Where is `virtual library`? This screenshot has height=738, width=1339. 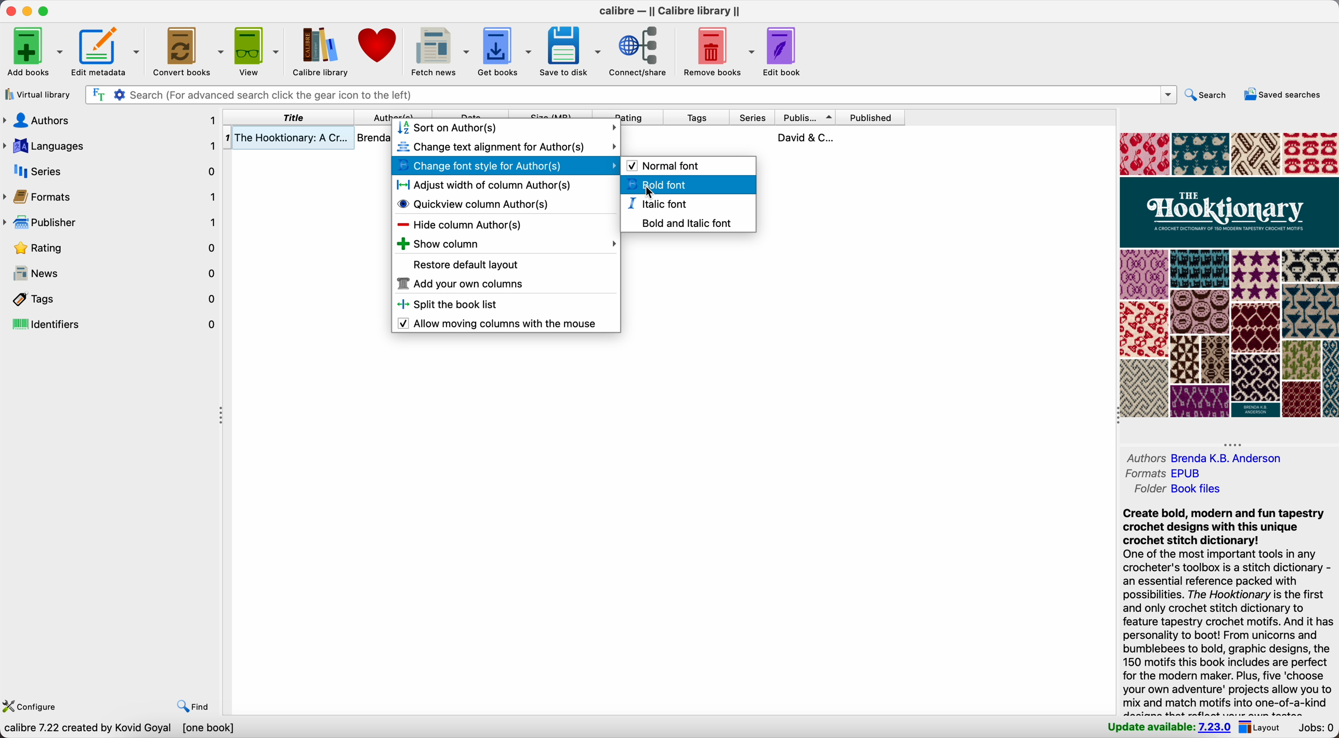 virtual library is located at coordinates (38, 96).